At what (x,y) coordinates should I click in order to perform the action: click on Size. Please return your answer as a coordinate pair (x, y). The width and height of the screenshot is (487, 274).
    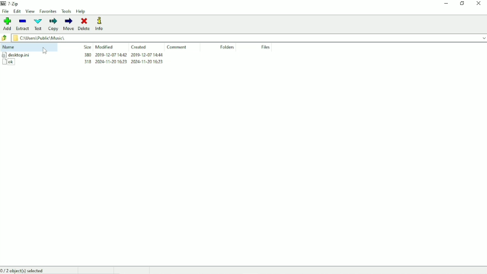
    Looking at the image, I should click on (87, 47).